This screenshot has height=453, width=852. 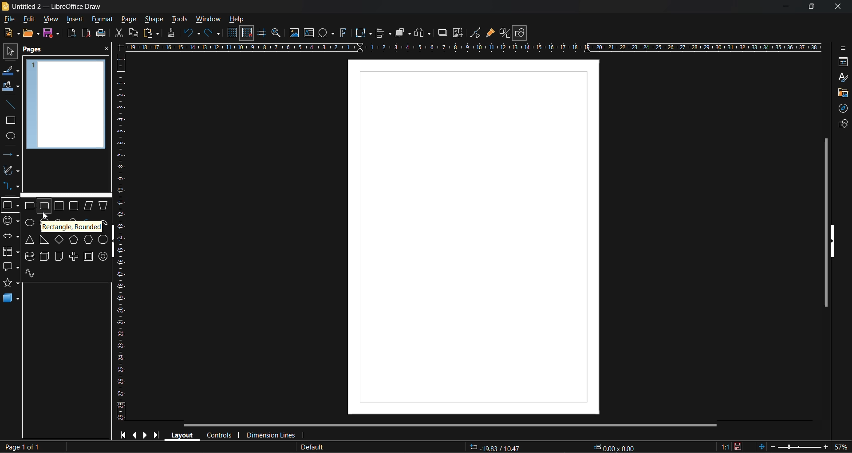 What do you see at coordinates (31, 273) in the screenshot?
I see `sinusoid` at bounding box center [31, 273].